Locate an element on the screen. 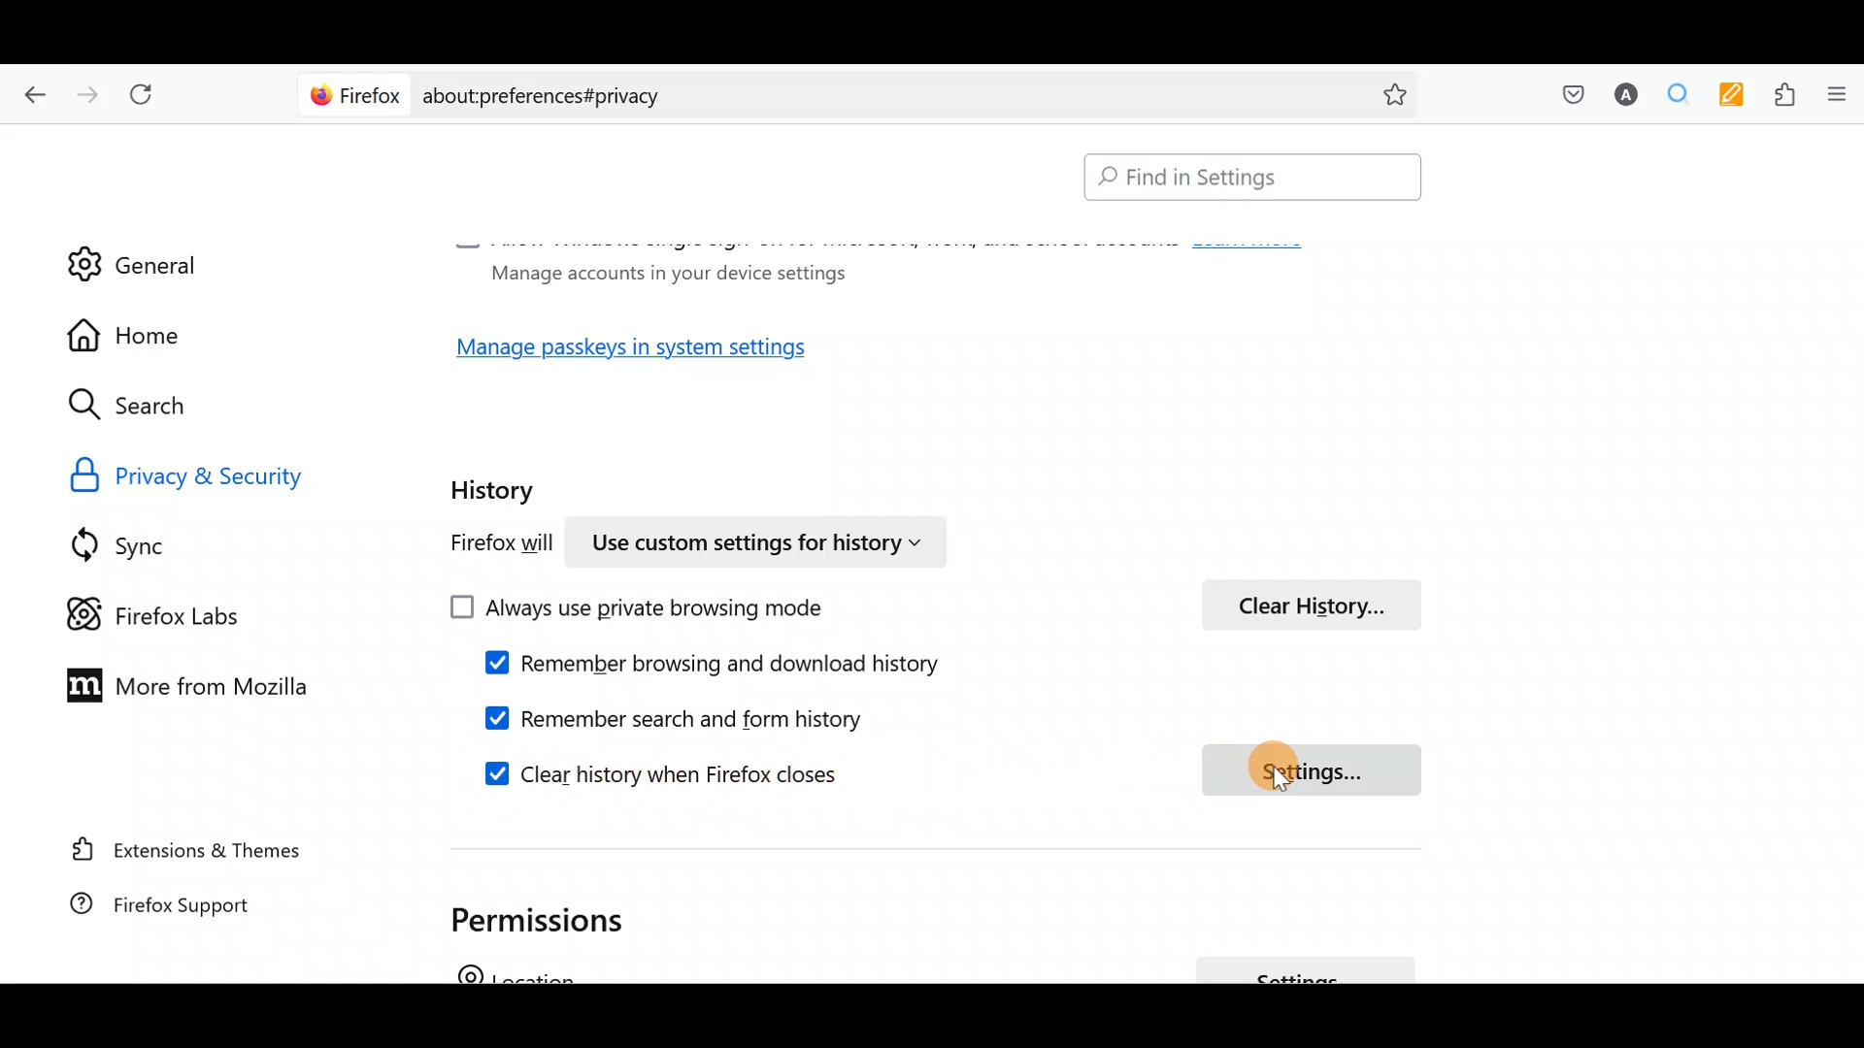 This screenshot has width=1864, height=1048. Always use private browsing mode is located at coordinates (659, 609).